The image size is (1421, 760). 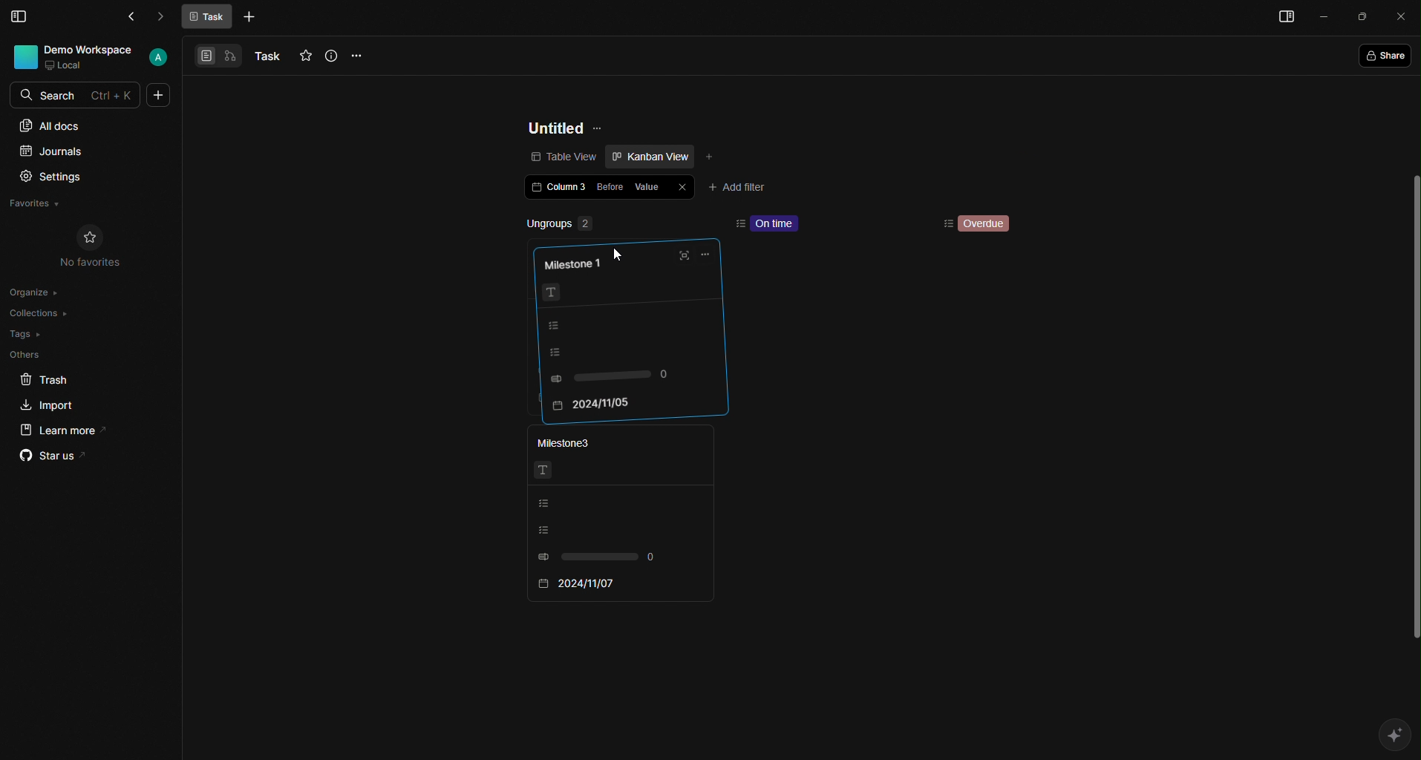 I want to click on Info, so click(x=330, y=55).